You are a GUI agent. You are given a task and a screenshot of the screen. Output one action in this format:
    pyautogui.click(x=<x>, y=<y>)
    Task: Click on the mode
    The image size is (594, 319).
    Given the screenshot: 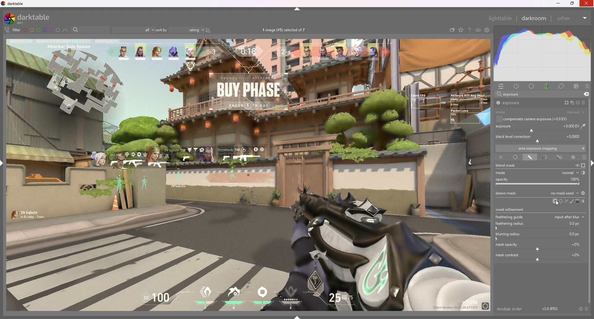 What is the action you would take?
    pyautogui.click(x=542, y=172)
    